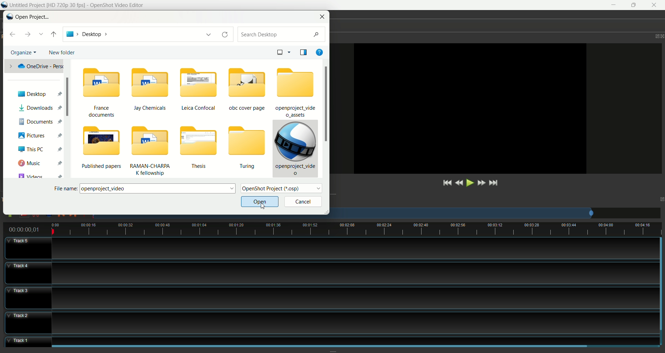 The height and width of the screenshot is (353, 665). I want to click on scrollbar, so click(336, 347).